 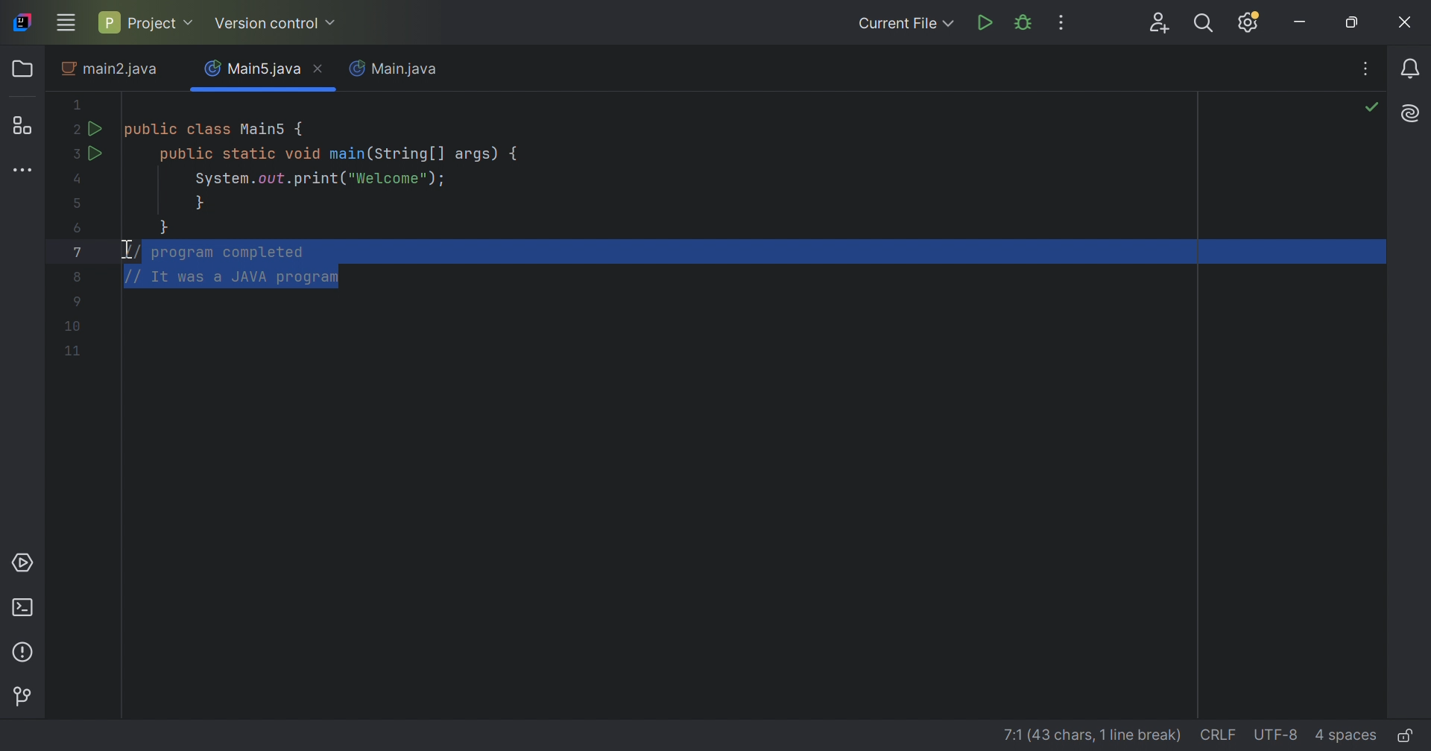 I want to click on This java code defines a main class with a main method. IT prints "Welcome" to the console., so click(x=295, y=163).